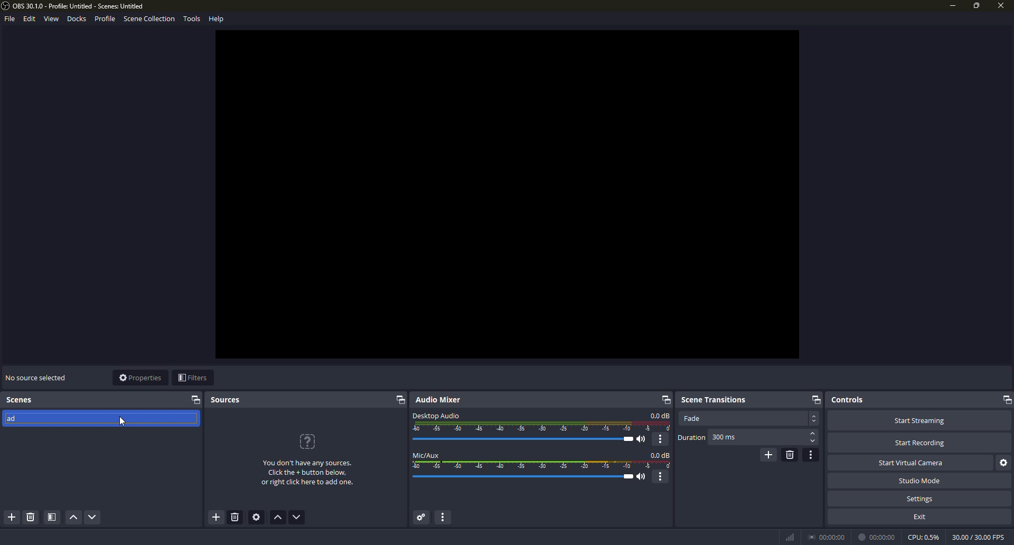  I want to click on start streaming, so click(919, 420).